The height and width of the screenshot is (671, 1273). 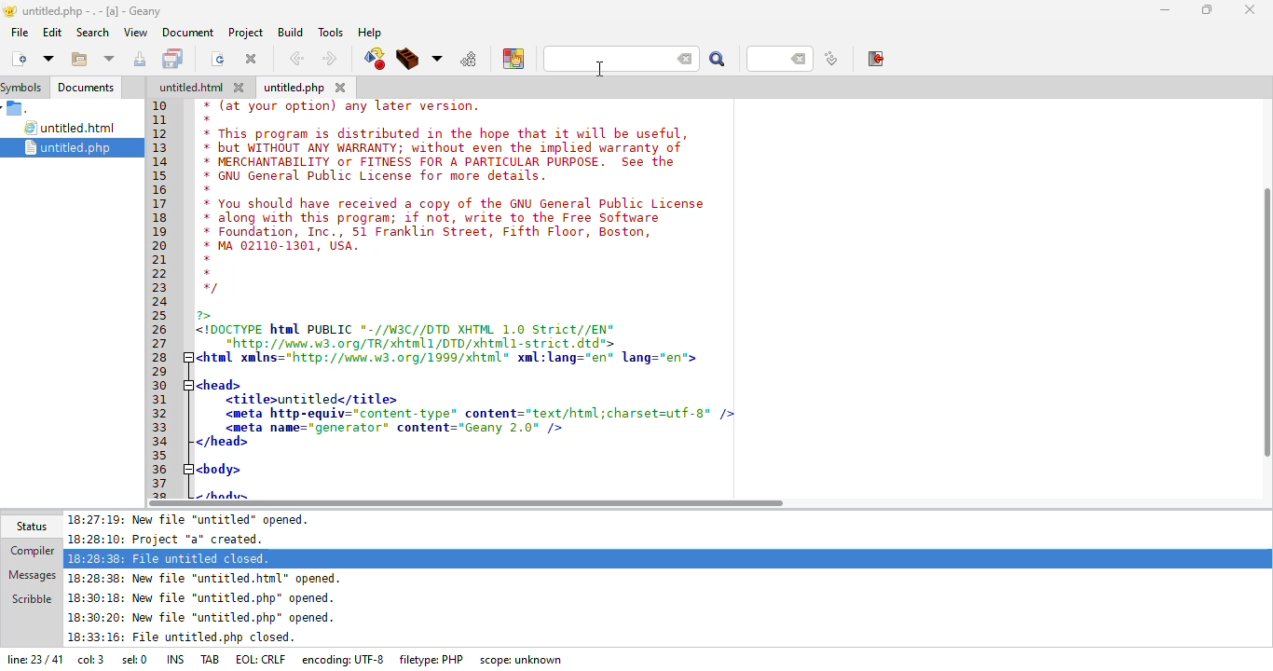 What do you see at coordinates (162, 162) in the screenshot?
I see `14` at bounding box center [162, 162].